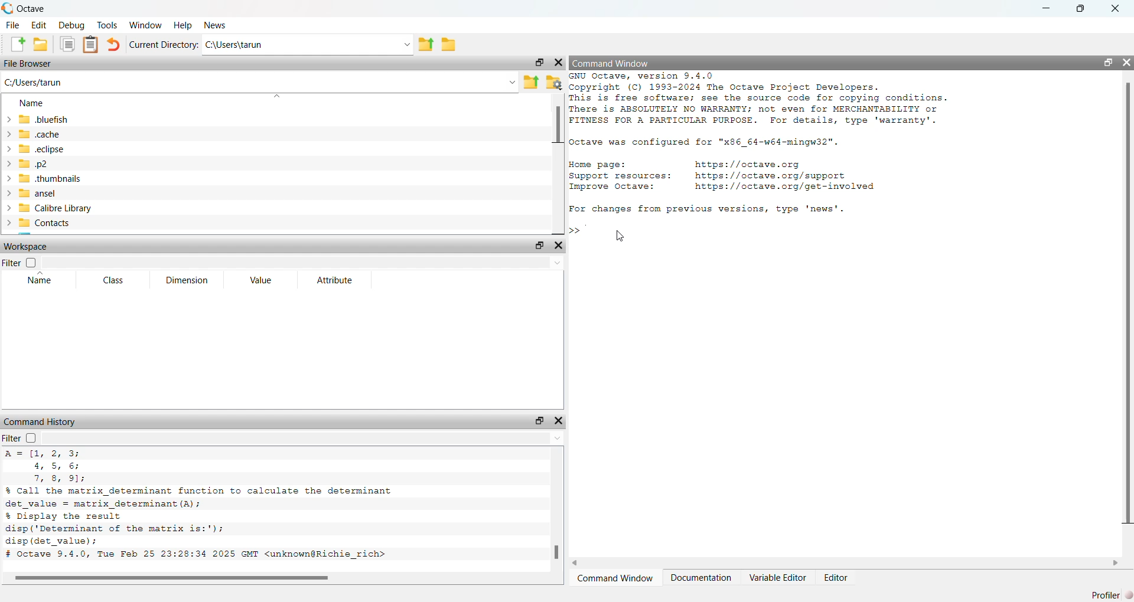  Describe the element at coordinates (27, 247) in the screenshot. I see `workspace` at that location.